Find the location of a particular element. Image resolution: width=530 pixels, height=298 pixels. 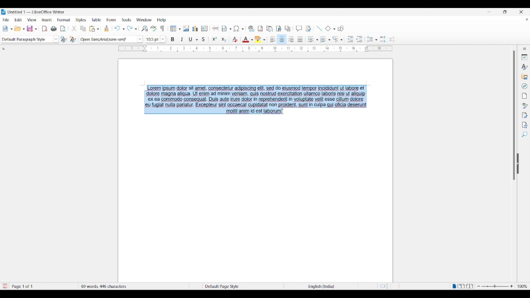

Insert text box is located at coordinates (205, 28).